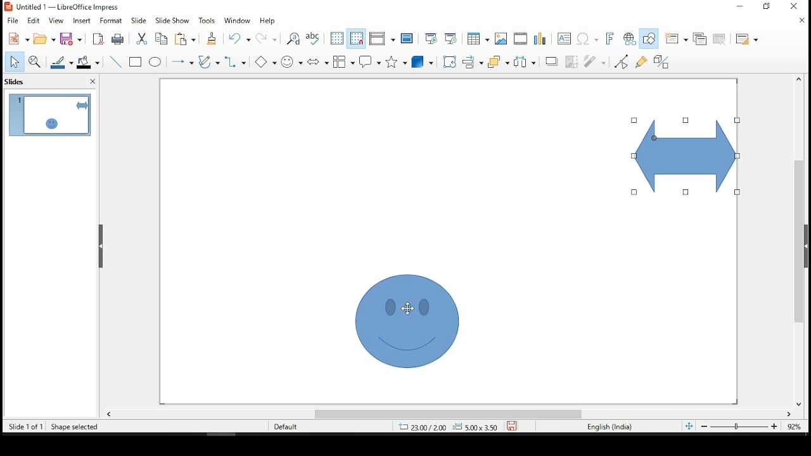 The height and width of the screenshot is (456, 811). Describe the element at coordinates (290, 426) in the screenshot. I see `default` at that location.